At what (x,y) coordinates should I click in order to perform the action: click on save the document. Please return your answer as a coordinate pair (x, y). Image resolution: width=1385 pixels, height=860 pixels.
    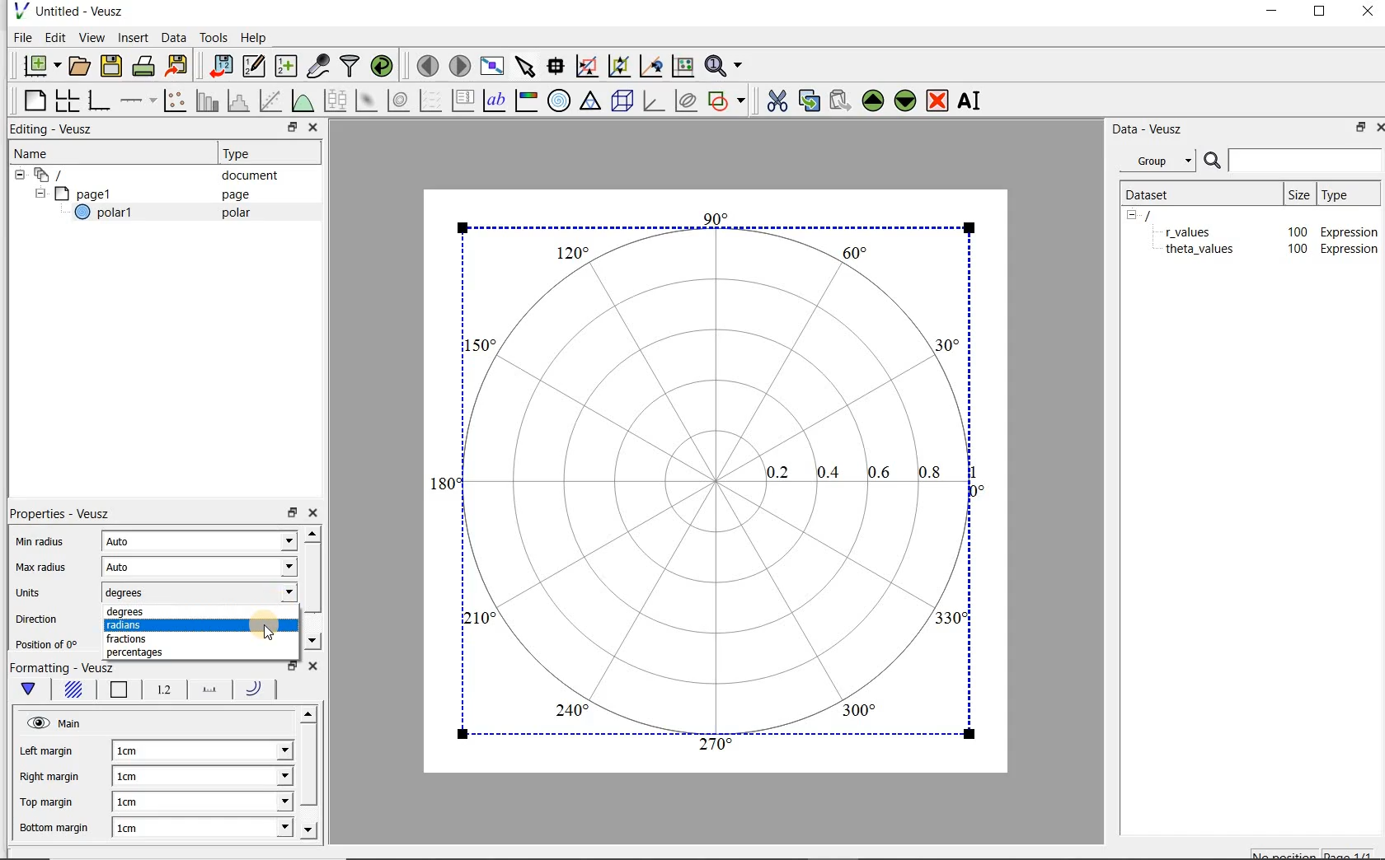
    Looking at the image, I should click on (115, 67).